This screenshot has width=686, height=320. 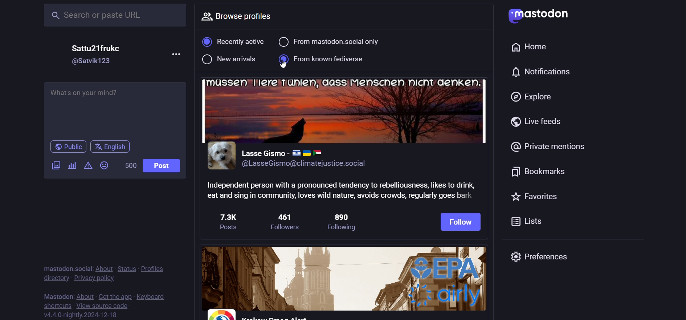 I want to click on 500, so click(x=127, y=165).